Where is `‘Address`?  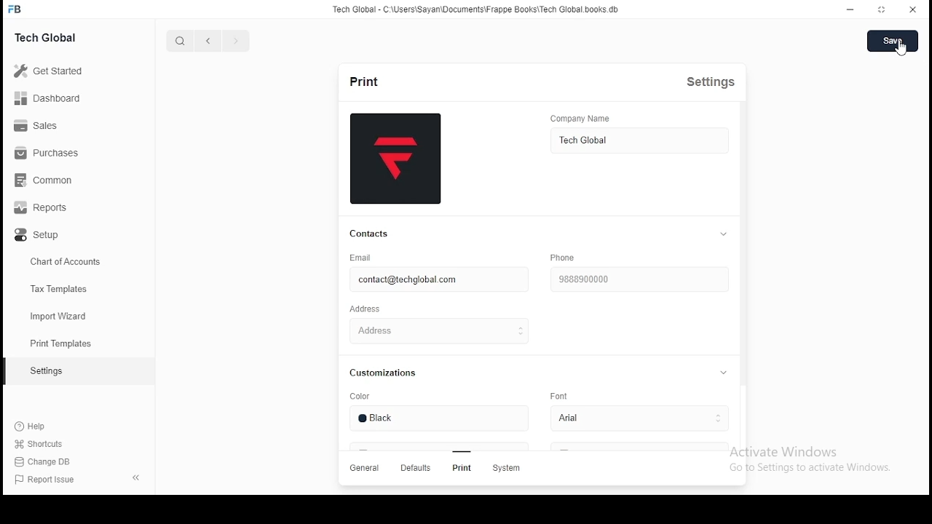
‘Address is located at coordinates (370, 310).